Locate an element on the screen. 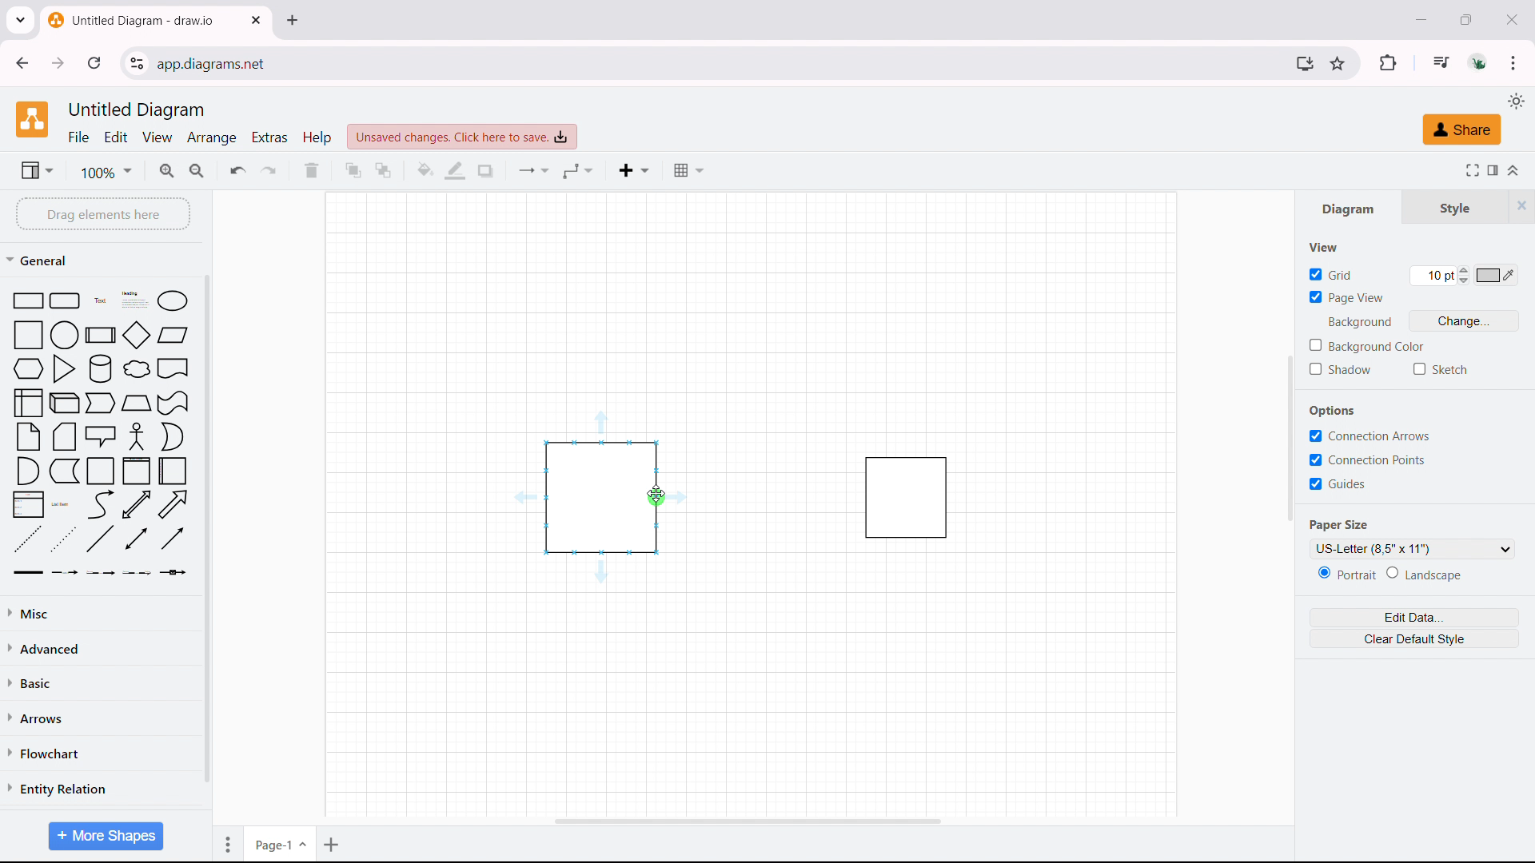  view is located at coordinates (158, 138).